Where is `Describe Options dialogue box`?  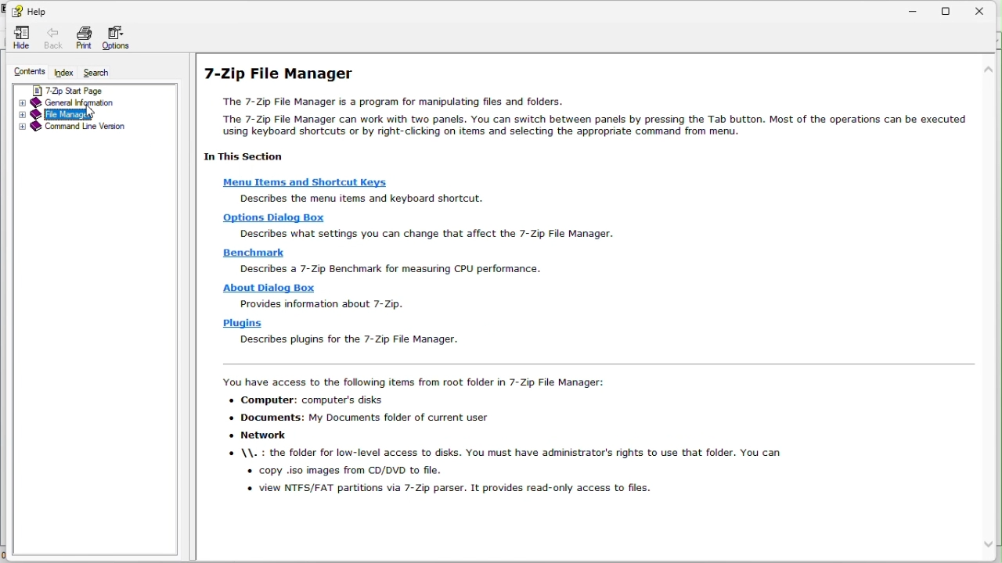
Describe Options dialogue box is located at coordinates (421, 234).